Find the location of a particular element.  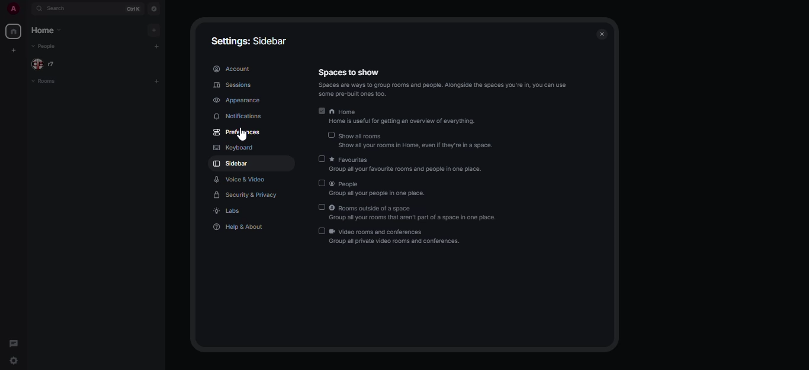

preferences is located at coordinates (238, 131).